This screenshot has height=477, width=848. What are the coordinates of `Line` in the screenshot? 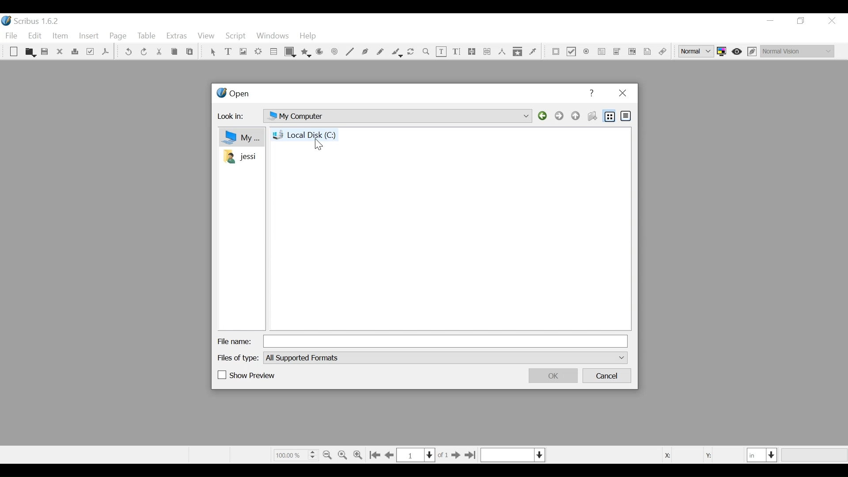 It's located at (349, 52).